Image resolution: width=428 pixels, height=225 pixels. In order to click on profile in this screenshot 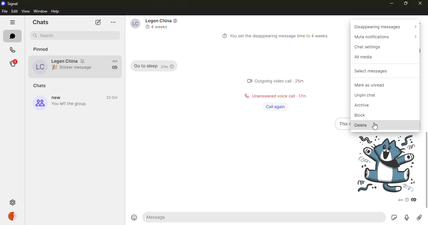, I will do `click(39, 103)`.